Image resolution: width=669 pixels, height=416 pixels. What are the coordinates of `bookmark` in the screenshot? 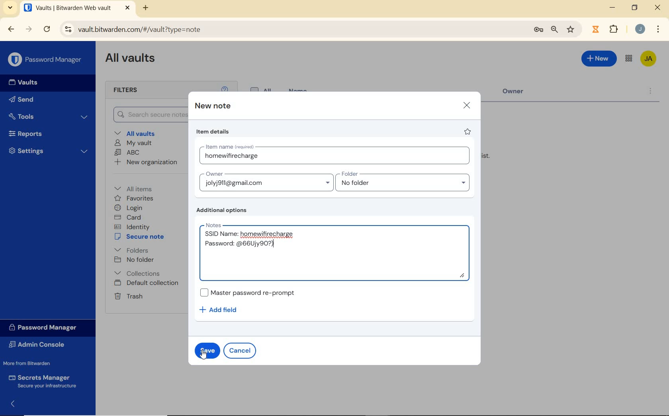 It's located at (571, 30).